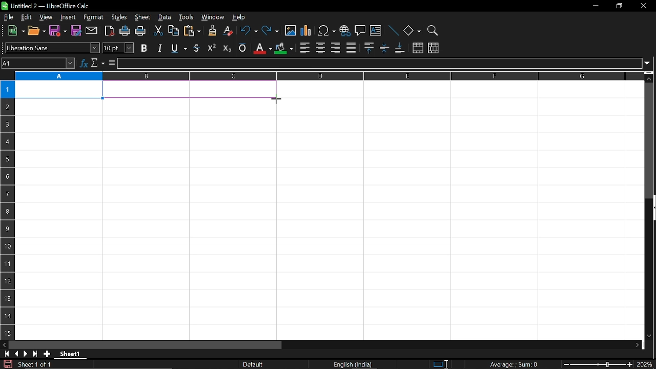  What do you see at coordinates (320, 48) in the screenshot?
I see `center` at bounding box center [320, 48].